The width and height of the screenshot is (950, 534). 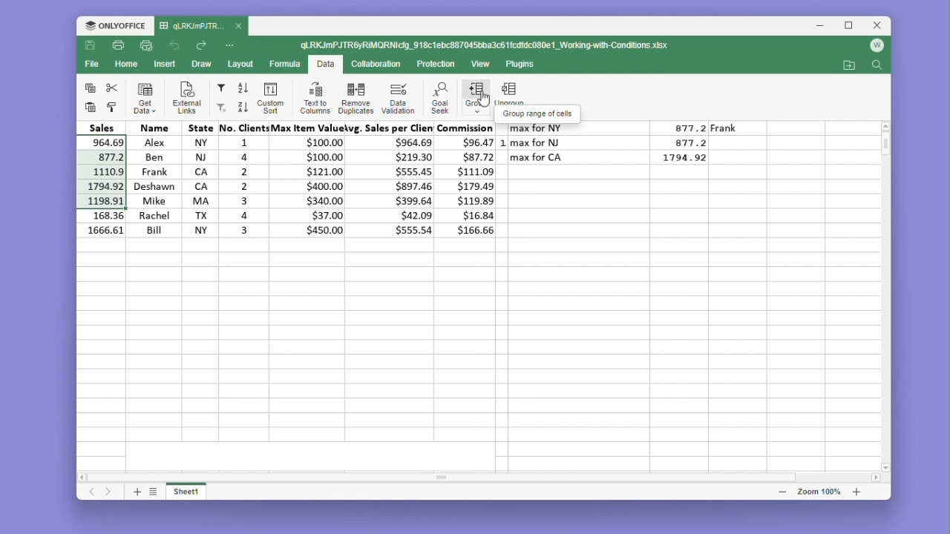 What do you see at coordinates (825, 26) in the screenshot?
I see `Minimise ` at bounding box center [825, 26].